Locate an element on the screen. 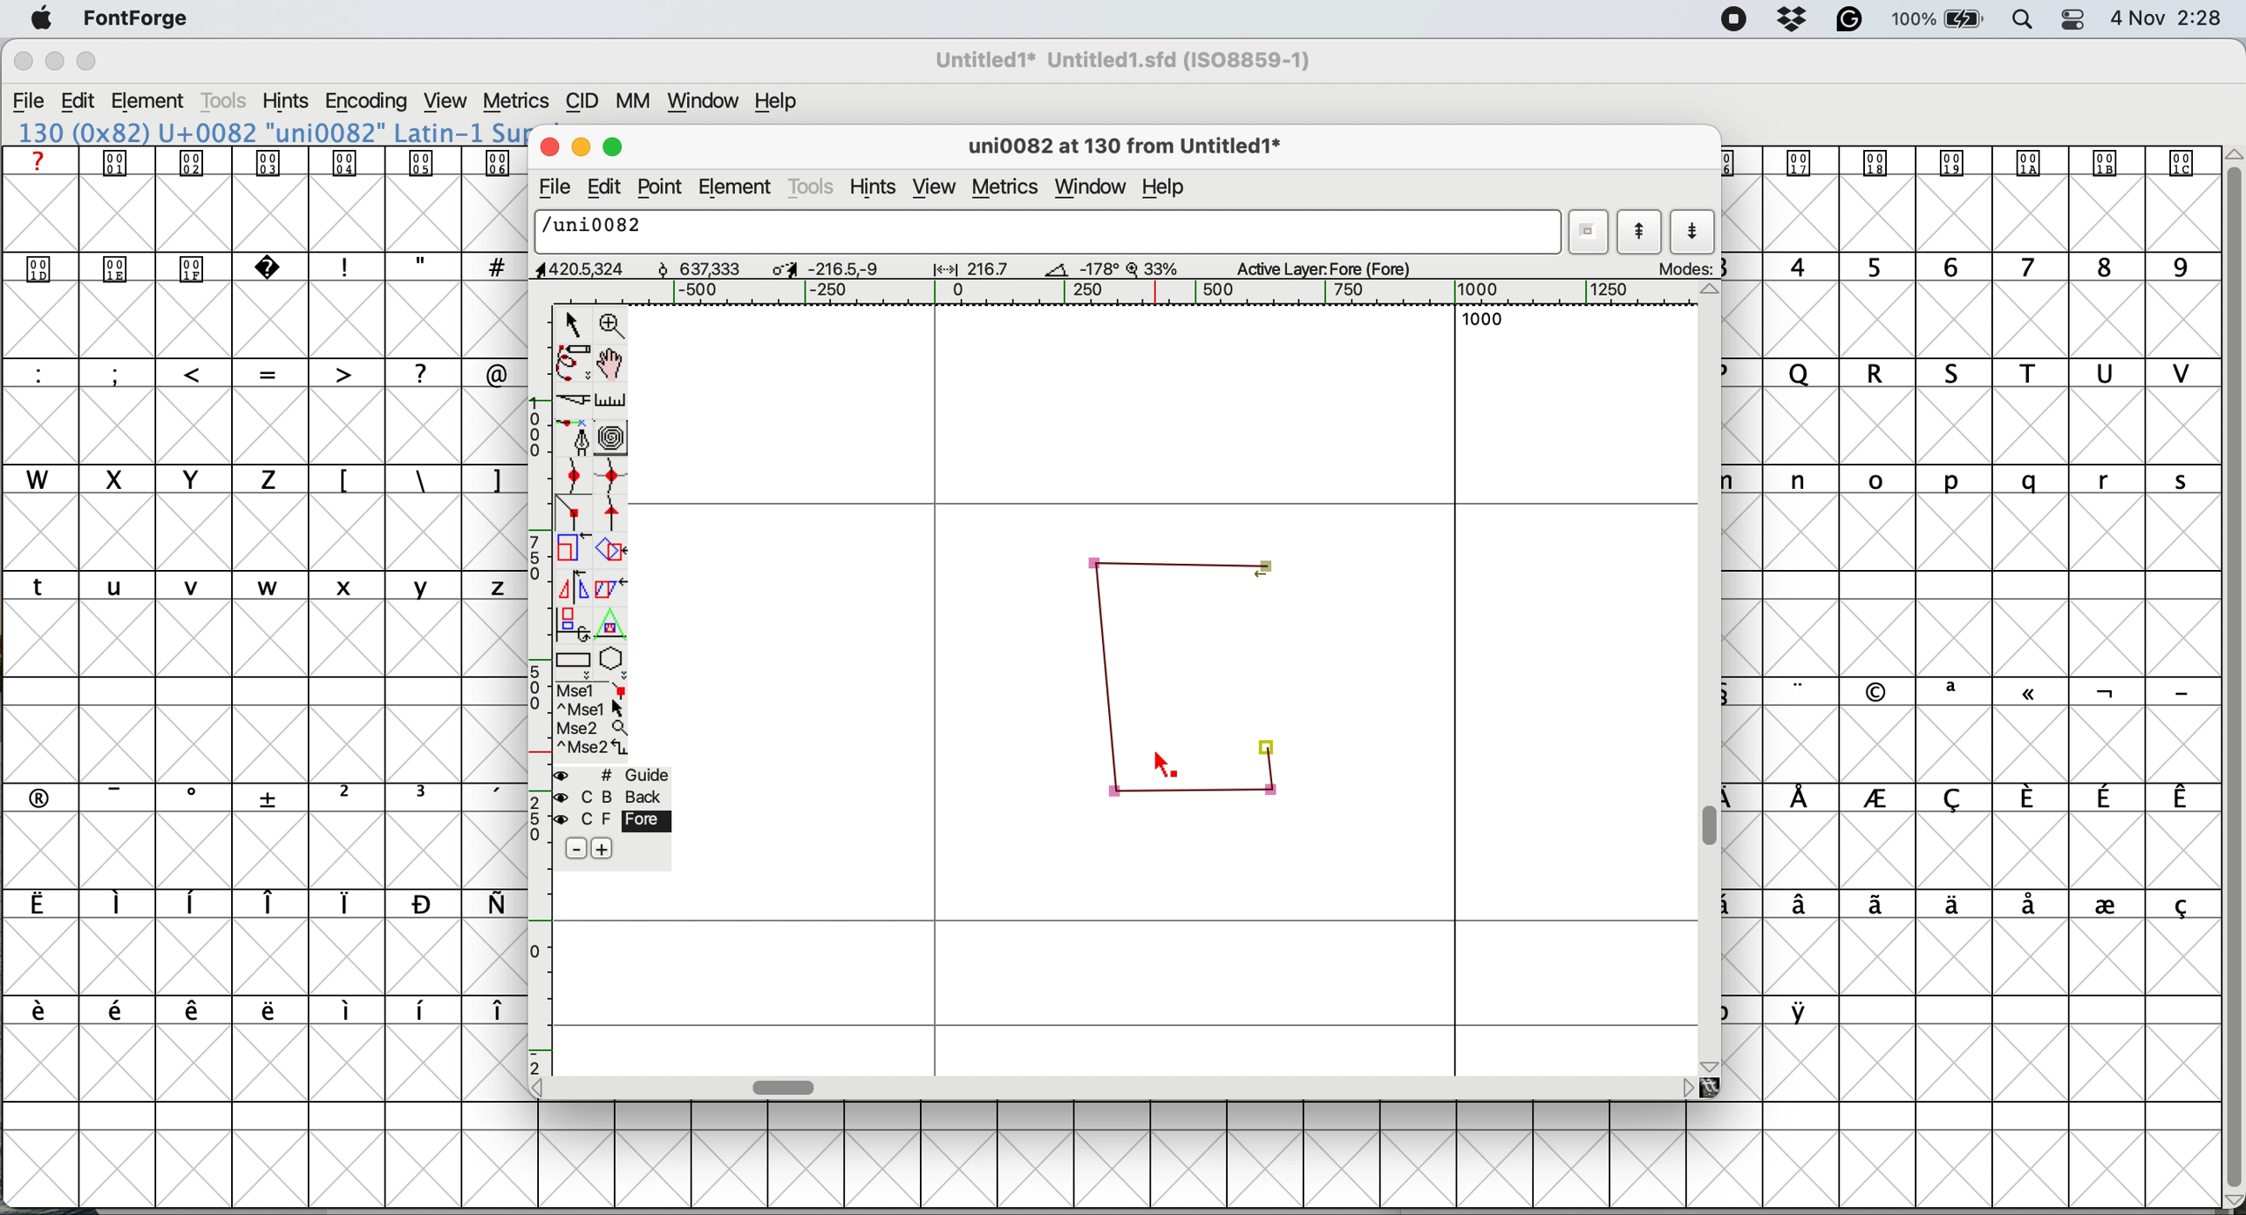 The image size is (2246, 1215). tools is located at coordinates (813, 189).